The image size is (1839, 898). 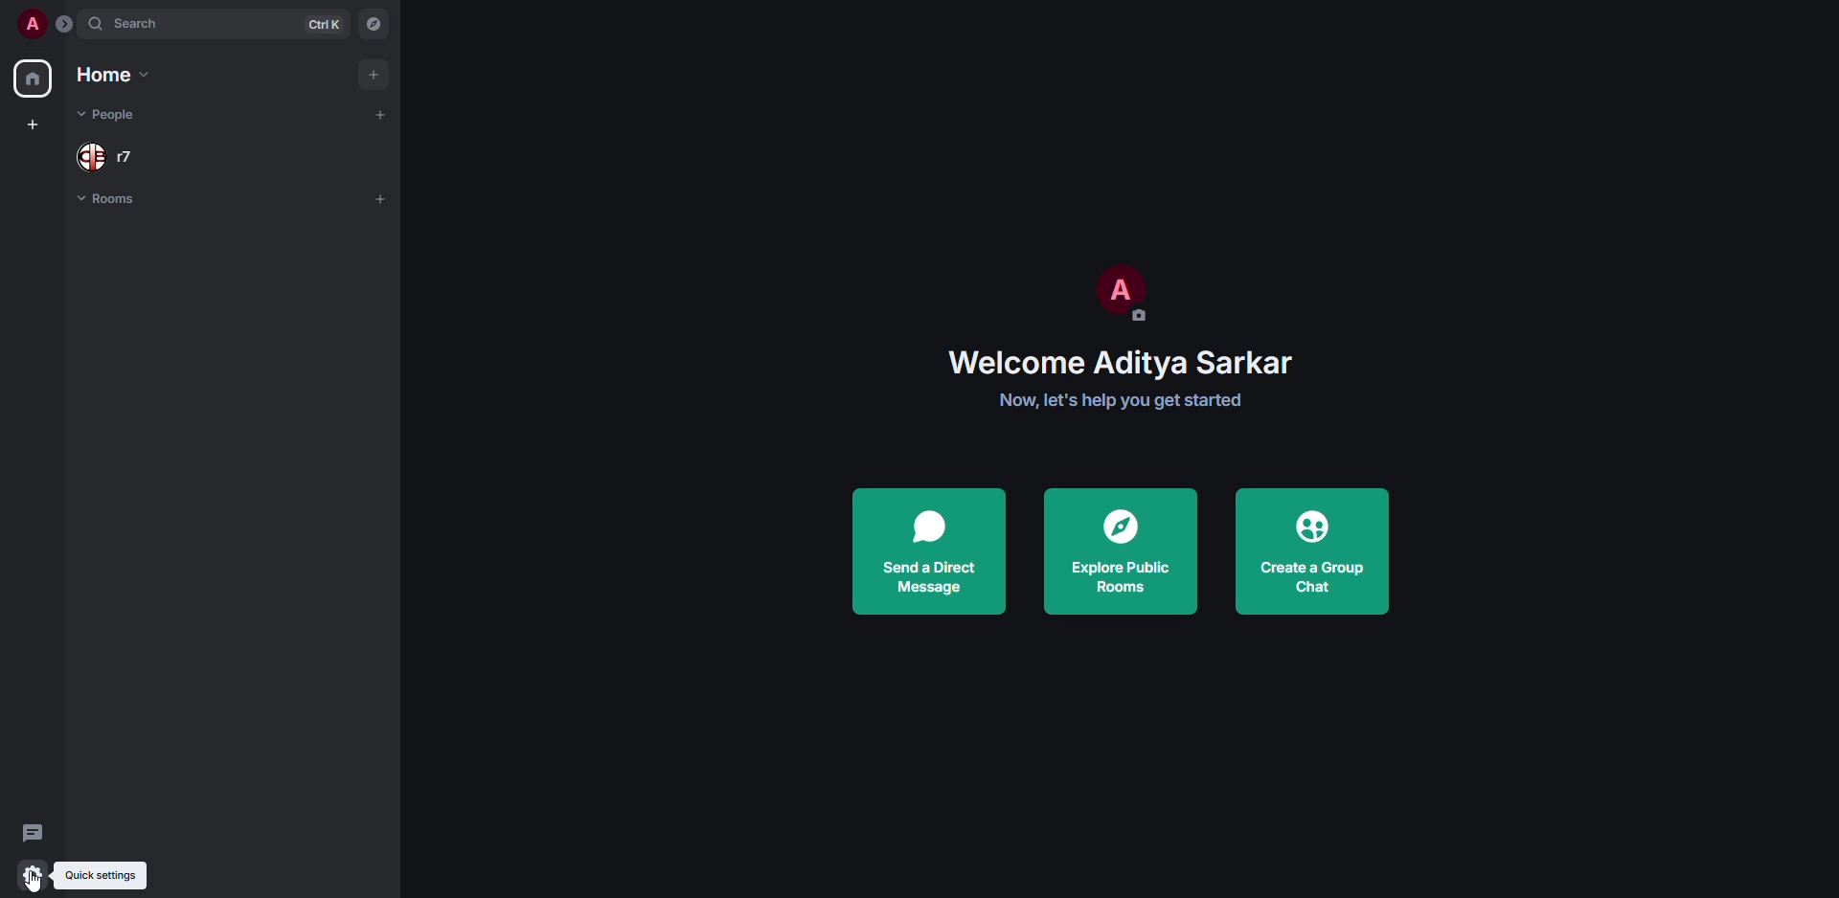 What do you see at coordinates (326, 23) in the screenshot?
I see `ctrl K` at bounding box center [326, 23].